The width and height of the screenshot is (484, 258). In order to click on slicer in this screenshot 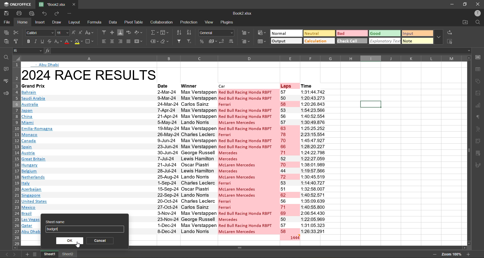, I will do `click(478, 153)`.